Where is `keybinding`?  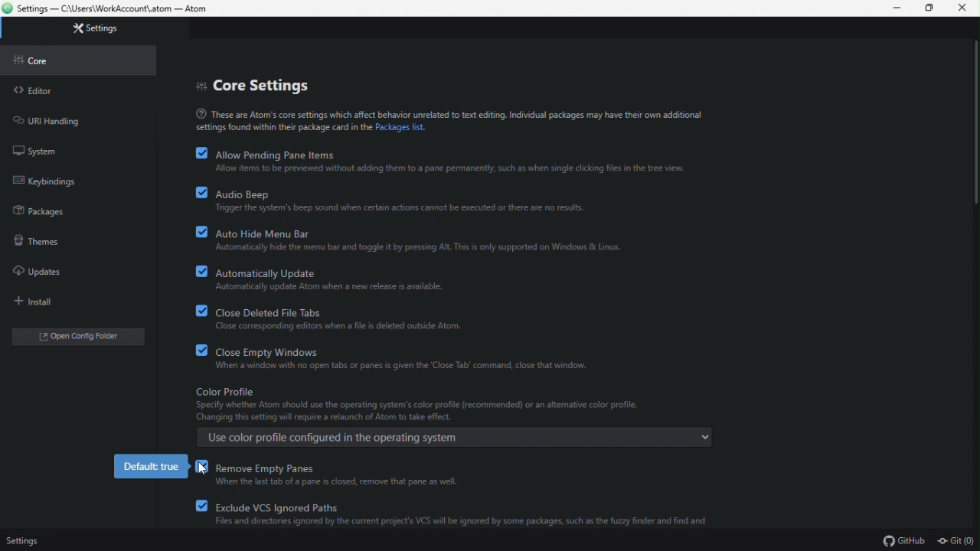
keybinding is located at coordinates (47, 181).